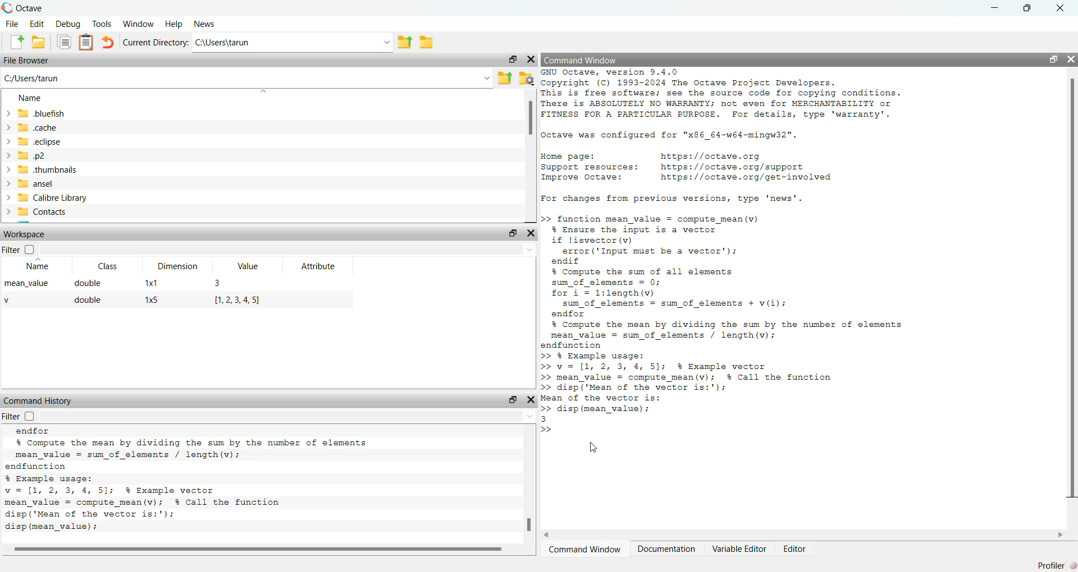 Image resolution: width=1078 pixels, height=572 pixels. What do you see at coordinates (995, 6) in the screenshot?
I see `minimise` at bounding box center [995, 6].